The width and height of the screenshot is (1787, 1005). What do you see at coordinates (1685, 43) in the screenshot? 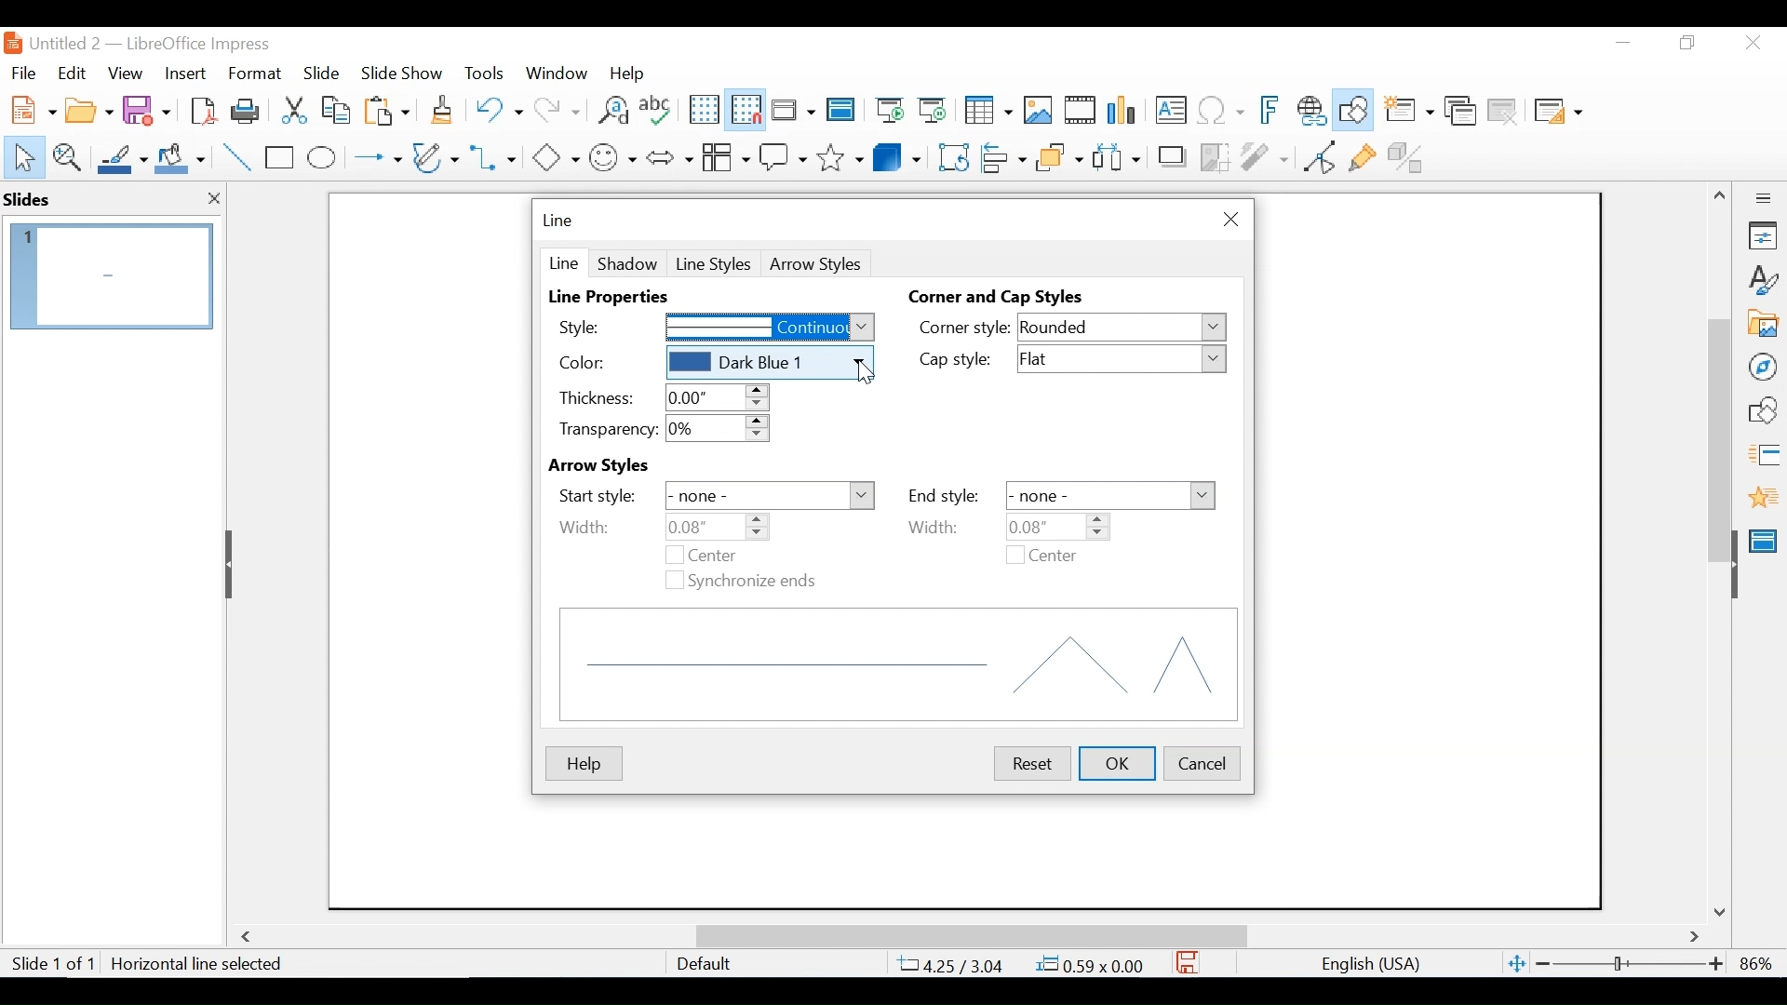
I see `Restore` at bounding box center [1685, 43].